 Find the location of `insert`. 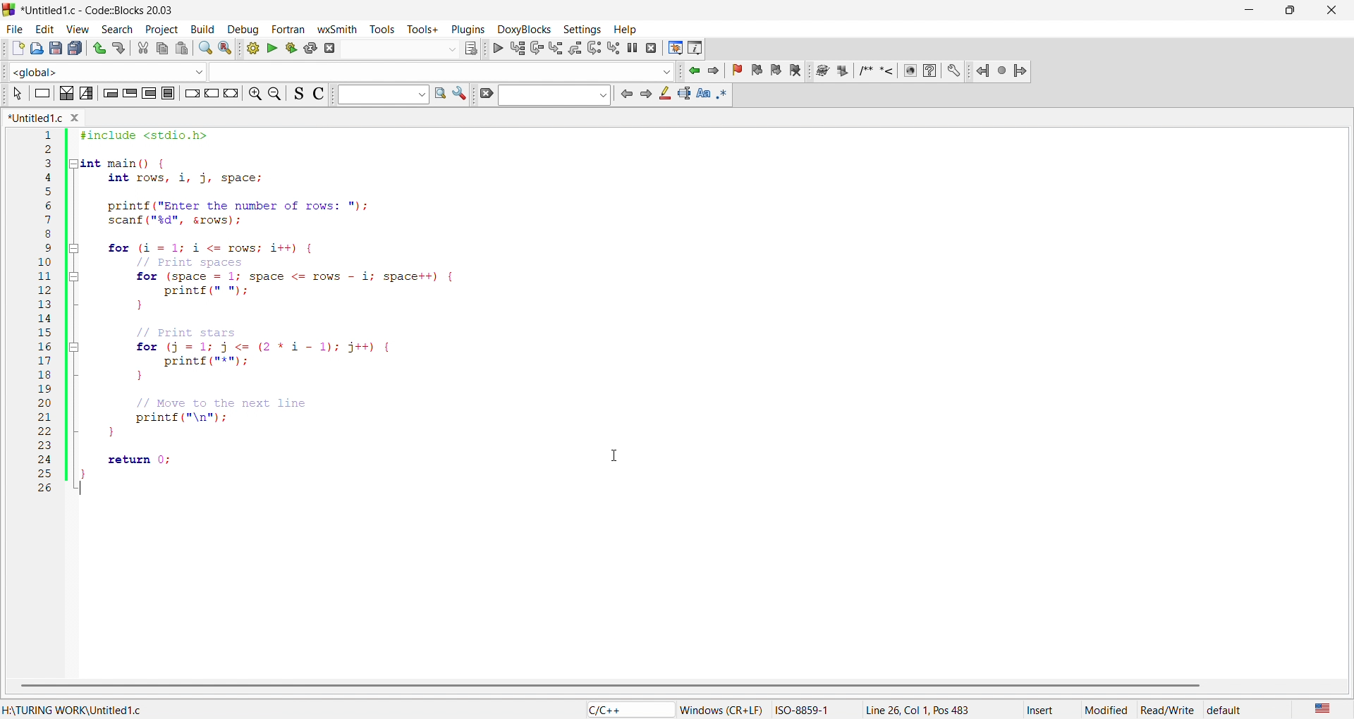

insert is located at coordinates (1045, 708).